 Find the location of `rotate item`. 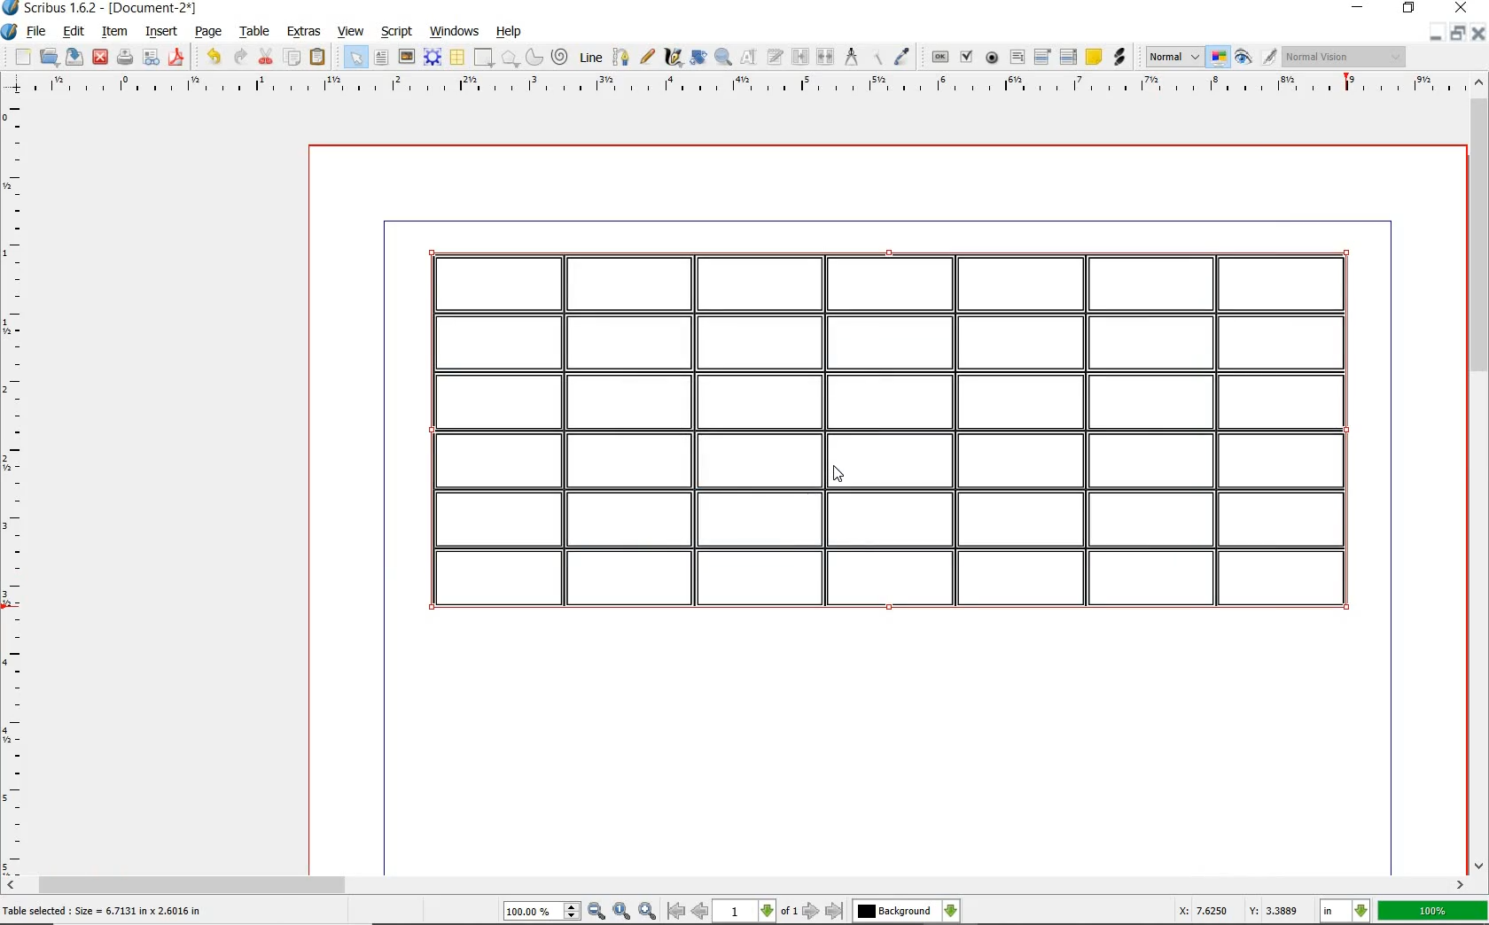

rotate item is located at coordinates (698, 58).